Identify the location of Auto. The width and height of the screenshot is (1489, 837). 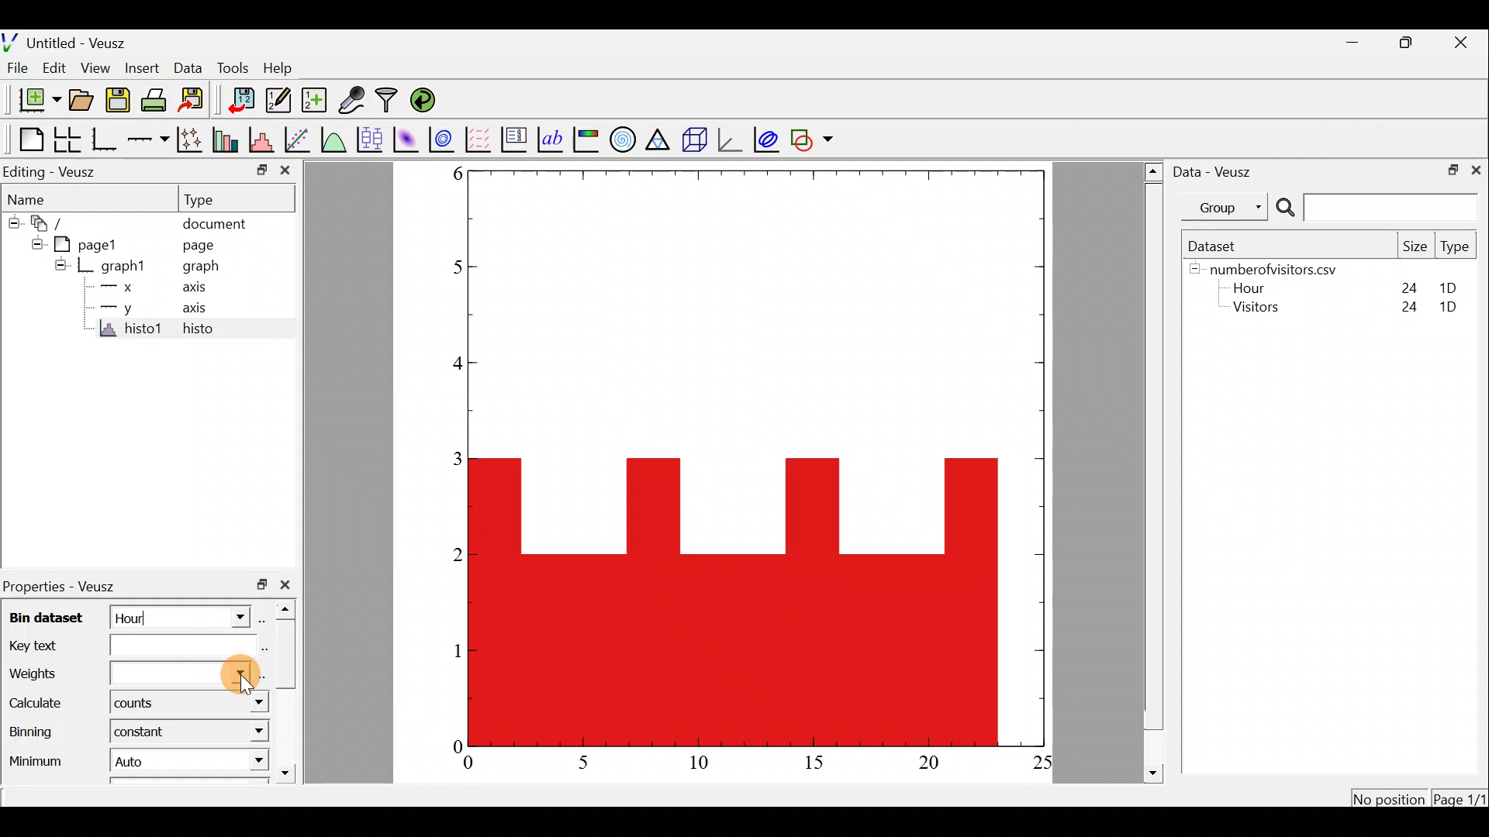
(147, 760).